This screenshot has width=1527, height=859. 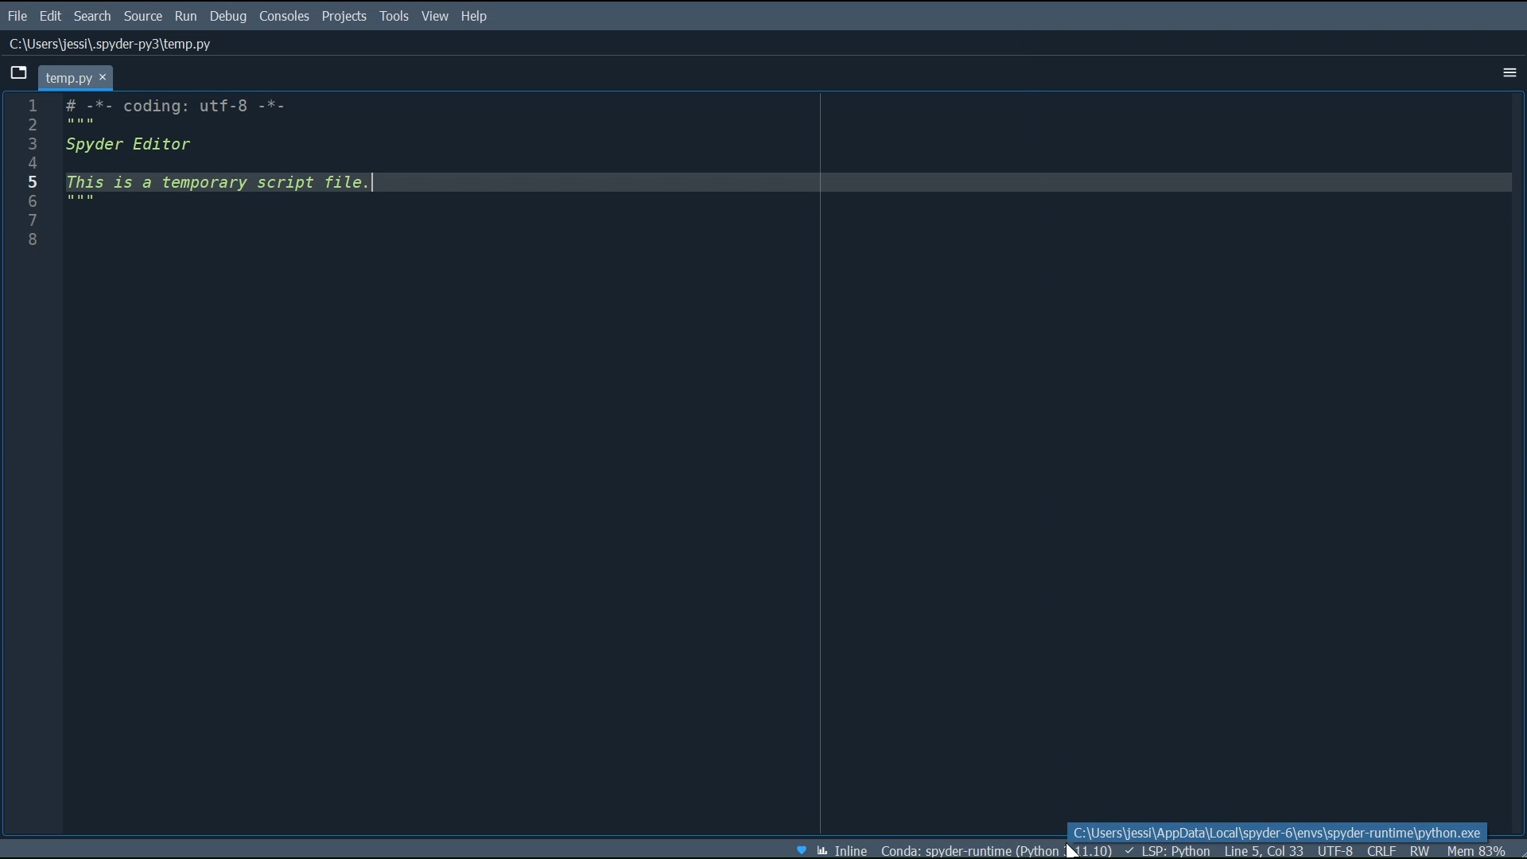 I want to click on Source, so click(x=144, y=17).